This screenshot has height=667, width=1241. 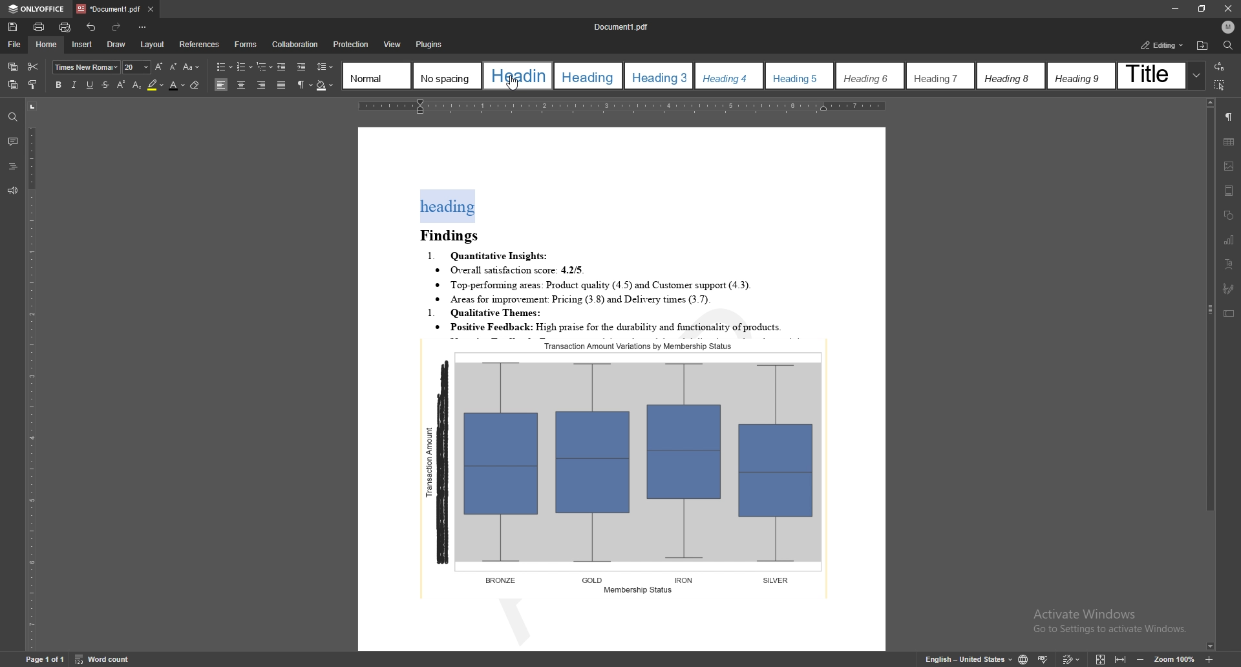 What do you see at coordinates (137, 85) in the screenshot?
I see `subscript` at bounding box center [137, 85].